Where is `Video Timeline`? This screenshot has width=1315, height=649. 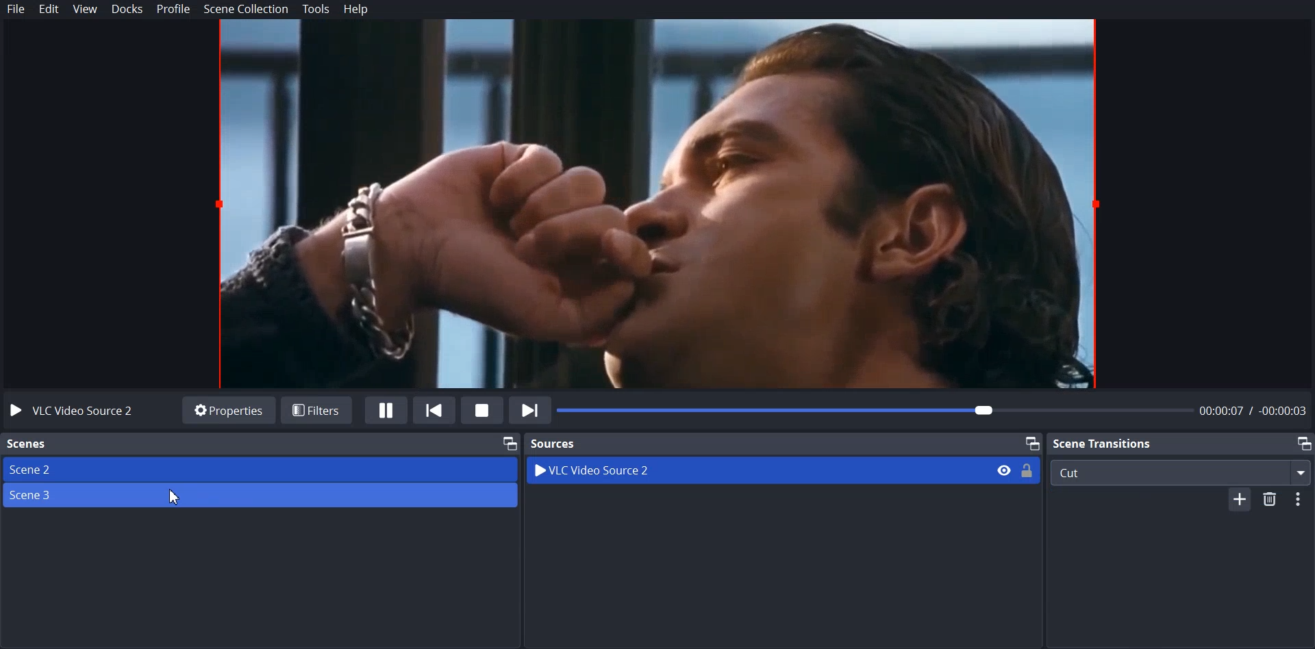
Video Timeline is located at coordinates (935, 411).